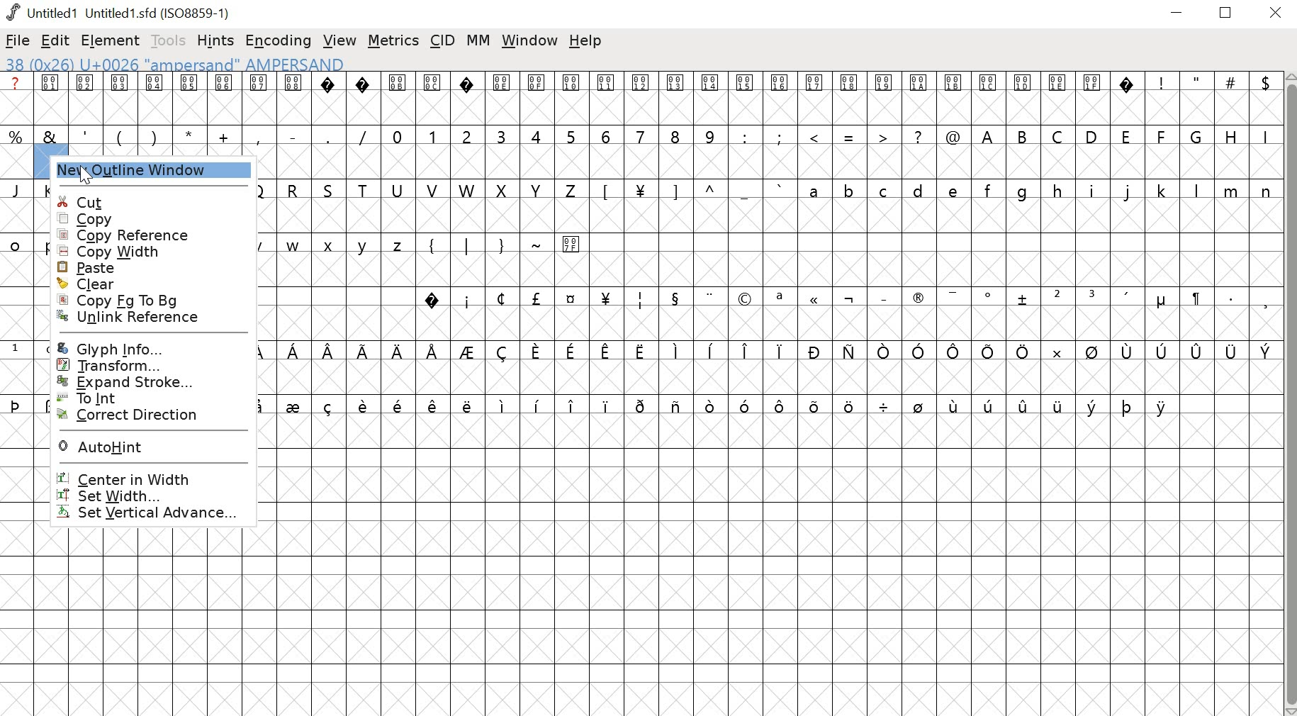 Image resolution: width=1297 pixels, height=716 pixels. I want to click on 2, so click(466, 135).